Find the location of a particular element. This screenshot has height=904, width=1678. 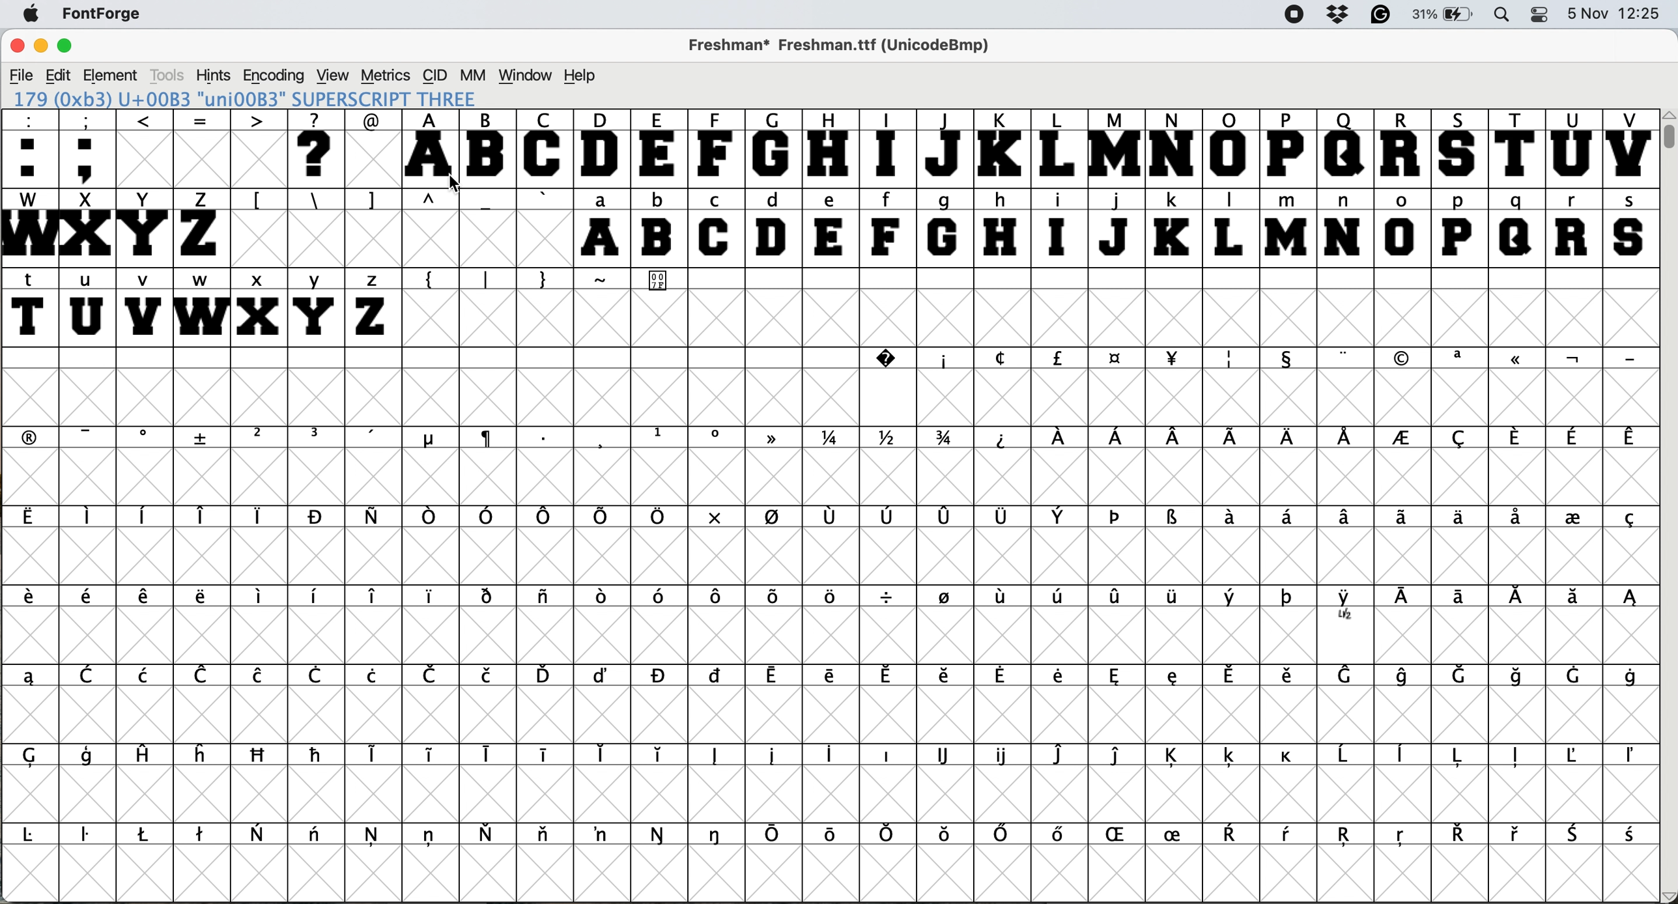

? is located at coordinates (319, 148).